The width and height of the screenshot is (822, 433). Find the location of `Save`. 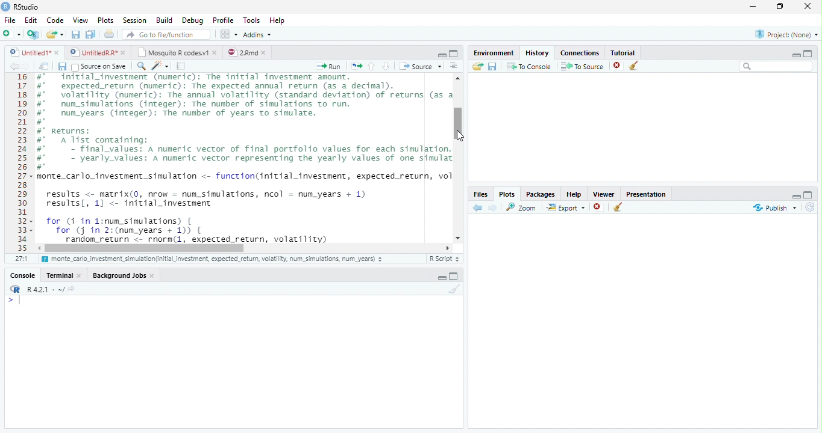

Save is located at coordinates (492, 66).